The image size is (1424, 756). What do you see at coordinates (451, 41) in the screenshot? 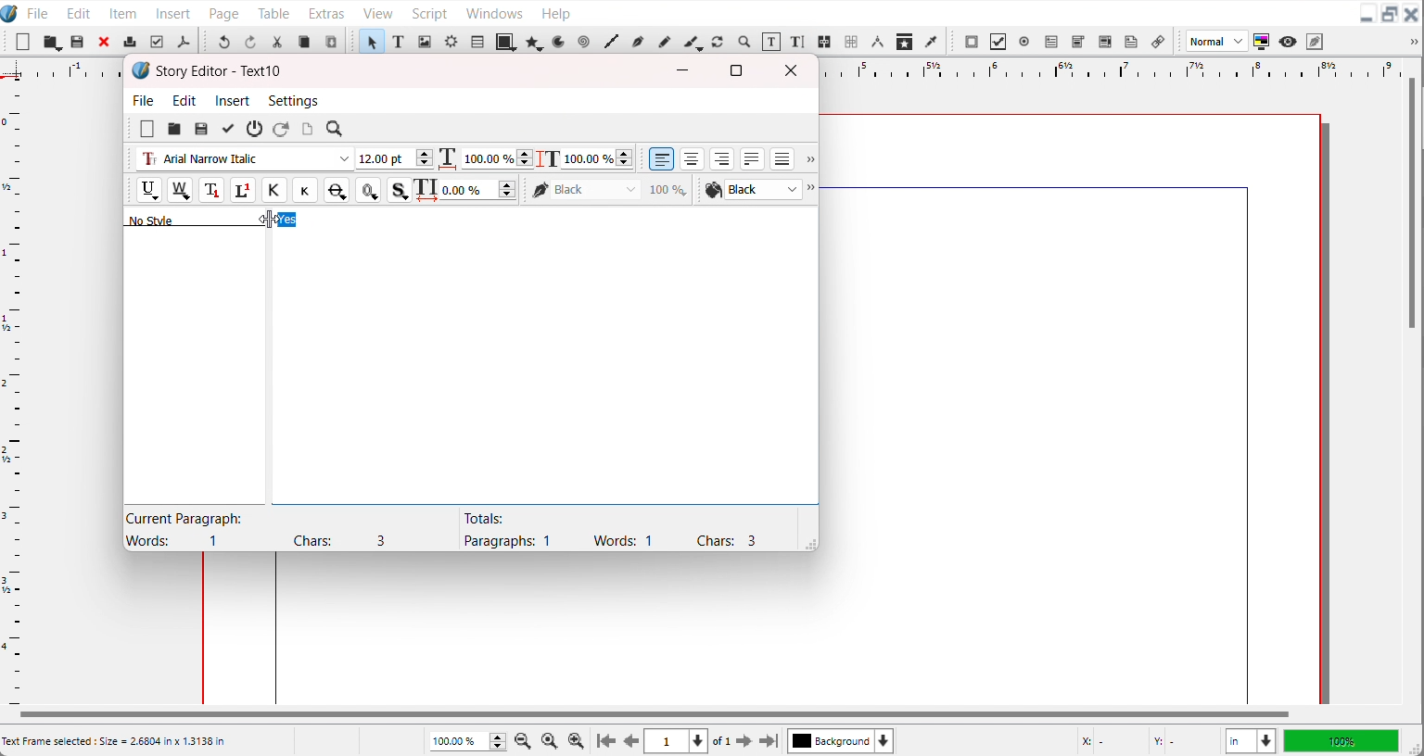
I see `Render Frame` at bounding box center [451, 41].